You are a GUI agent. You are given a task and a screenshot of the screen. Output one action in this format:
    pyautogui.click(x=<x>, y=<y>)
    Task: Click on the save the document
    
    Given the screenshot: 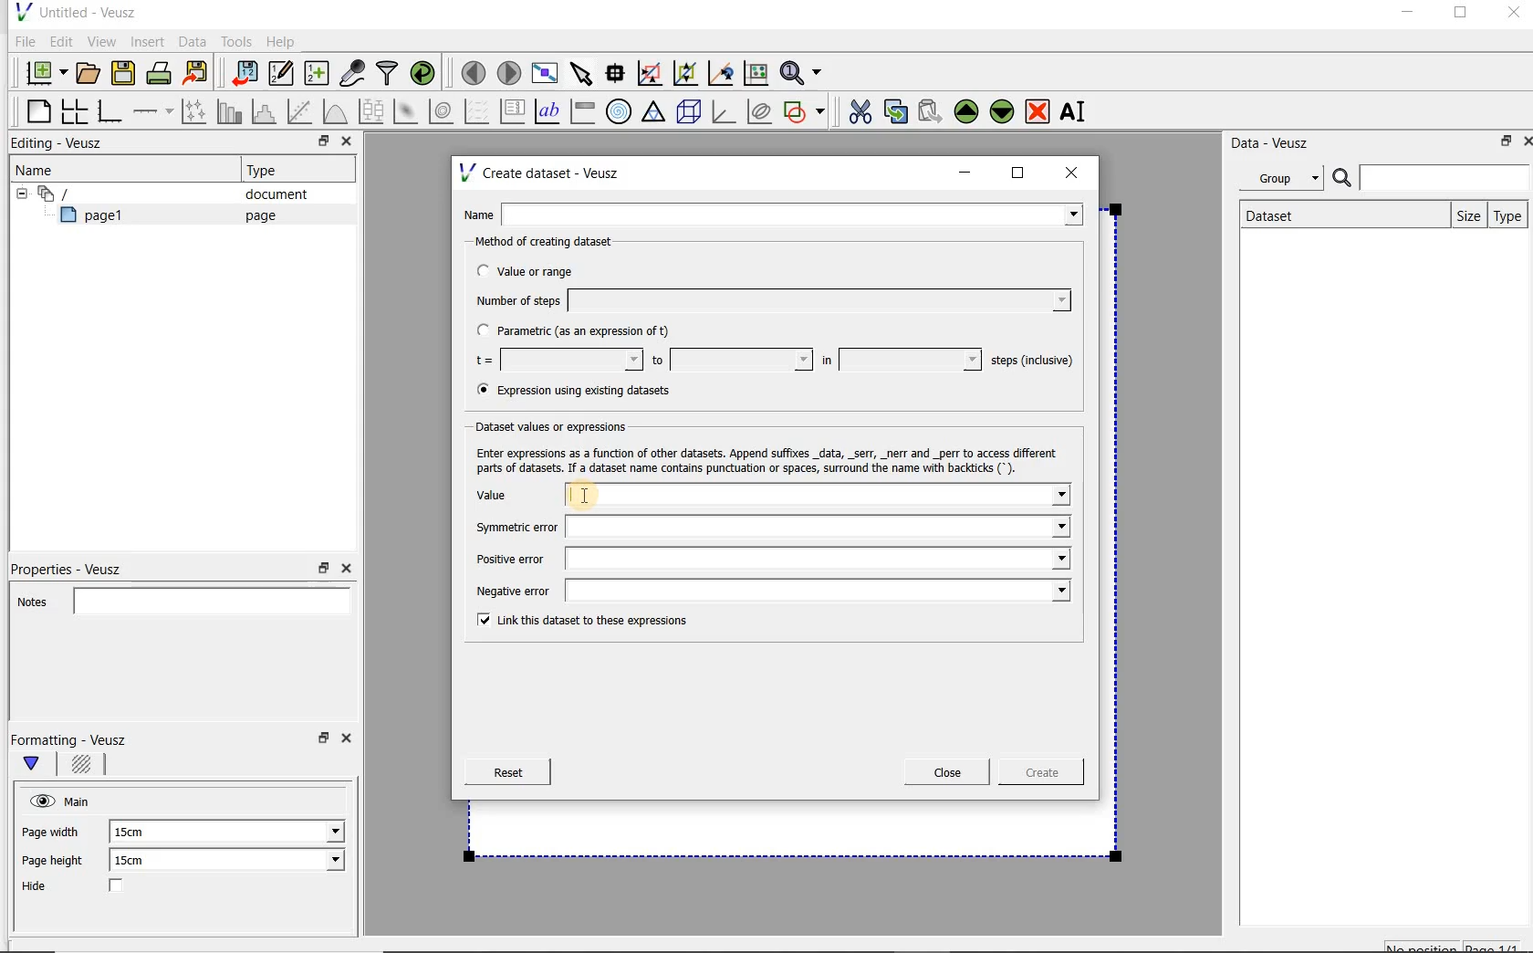 What is the action you would take?
    pyautogui.click(x=128, y=74)
    